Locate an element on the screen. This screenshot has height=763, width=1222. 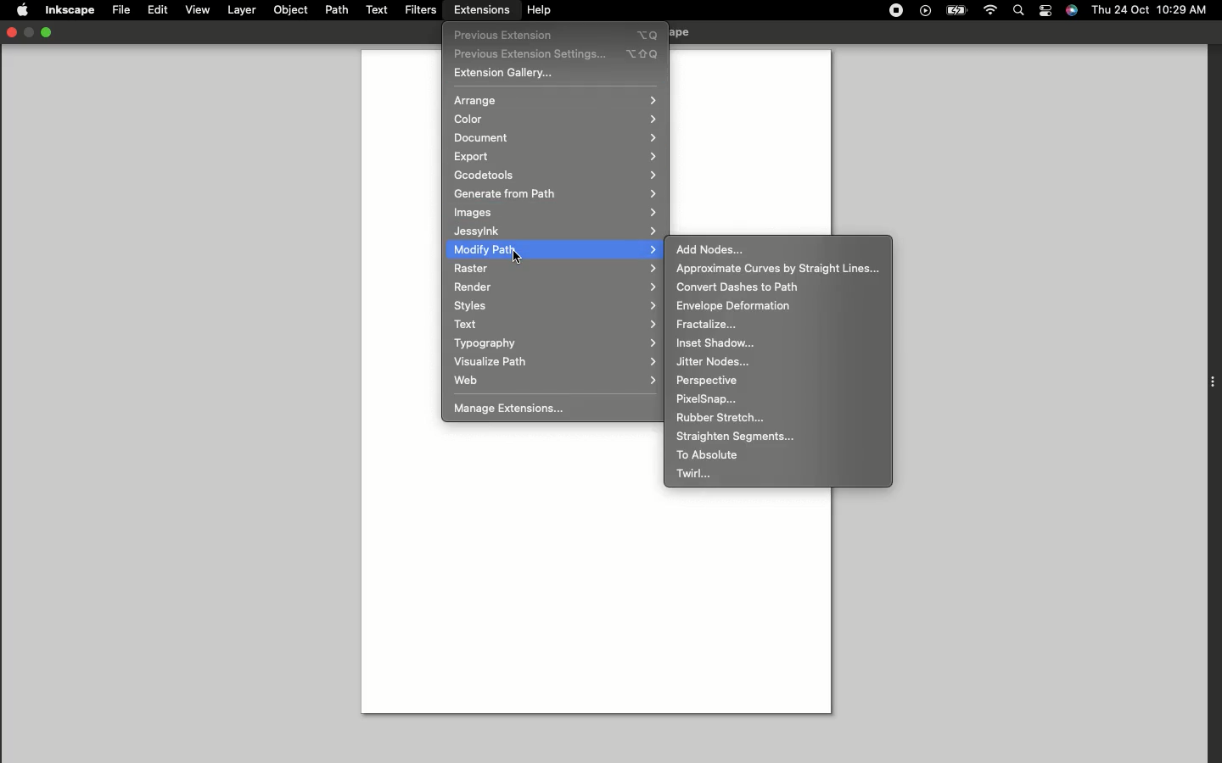
Edit is located at coordinates (161, 10).